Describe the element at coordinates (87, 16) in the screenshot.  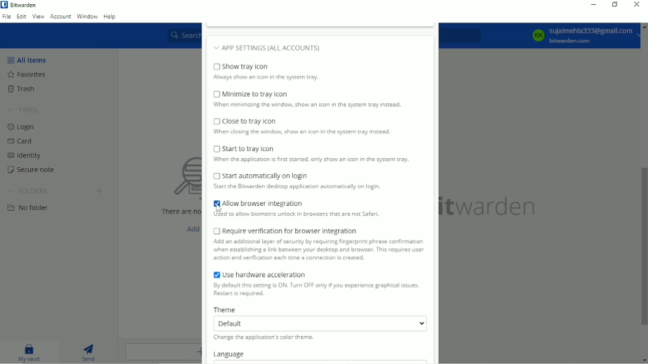
I see `Window` at that location.